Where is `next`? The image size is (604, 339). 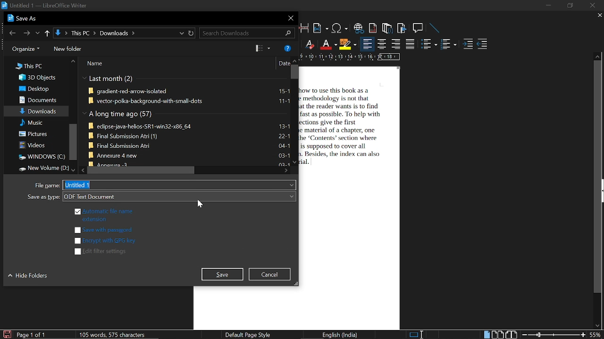 next is located at coordinates (25, 32).